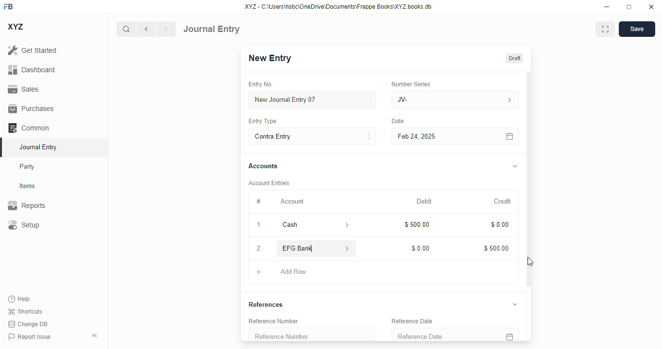 The height and width of the screenshot is (349, 662). I want to click on debit, so click(425, 201).